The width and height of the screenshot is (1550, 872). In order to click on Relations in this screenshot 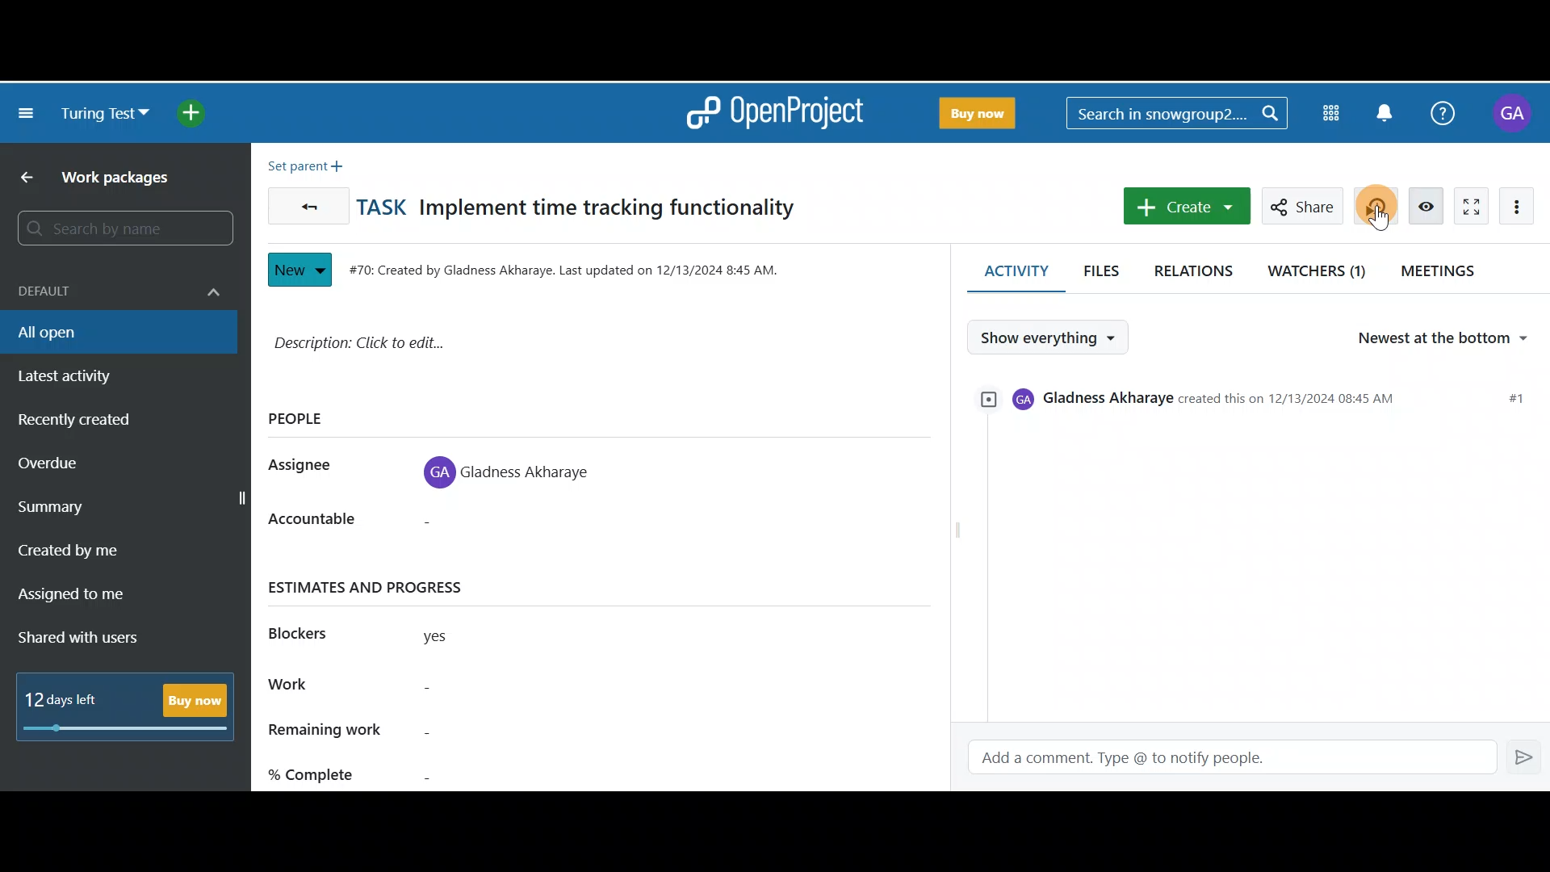, I will do `click(1197, 268)`.